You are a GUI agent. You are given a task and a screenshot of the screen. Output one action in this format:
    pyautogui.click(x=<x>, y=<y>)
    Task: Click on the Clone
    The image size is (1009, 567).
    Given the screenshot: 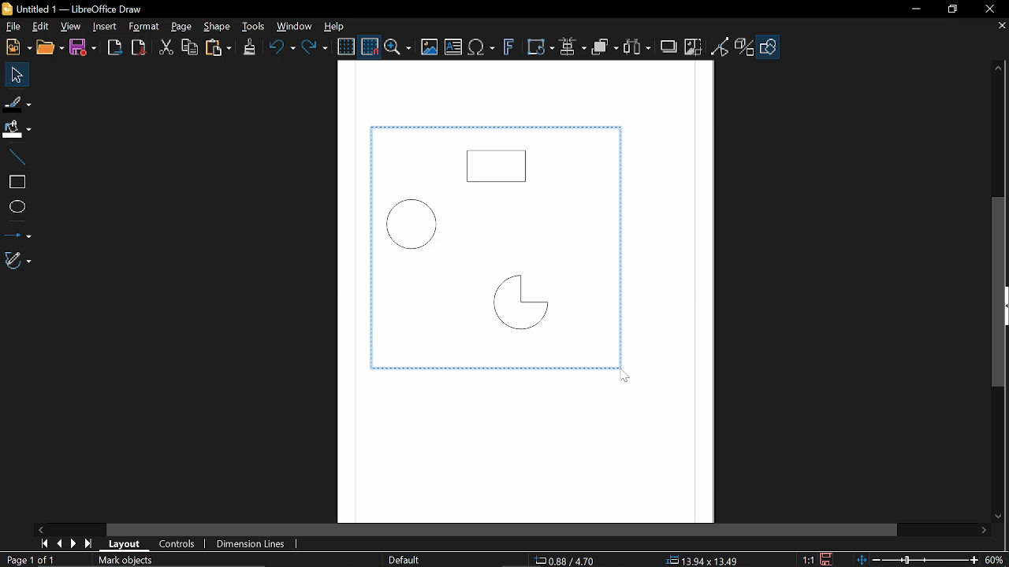 What is the action you would take?
    pyautogui.click(x=248, y=49)
    